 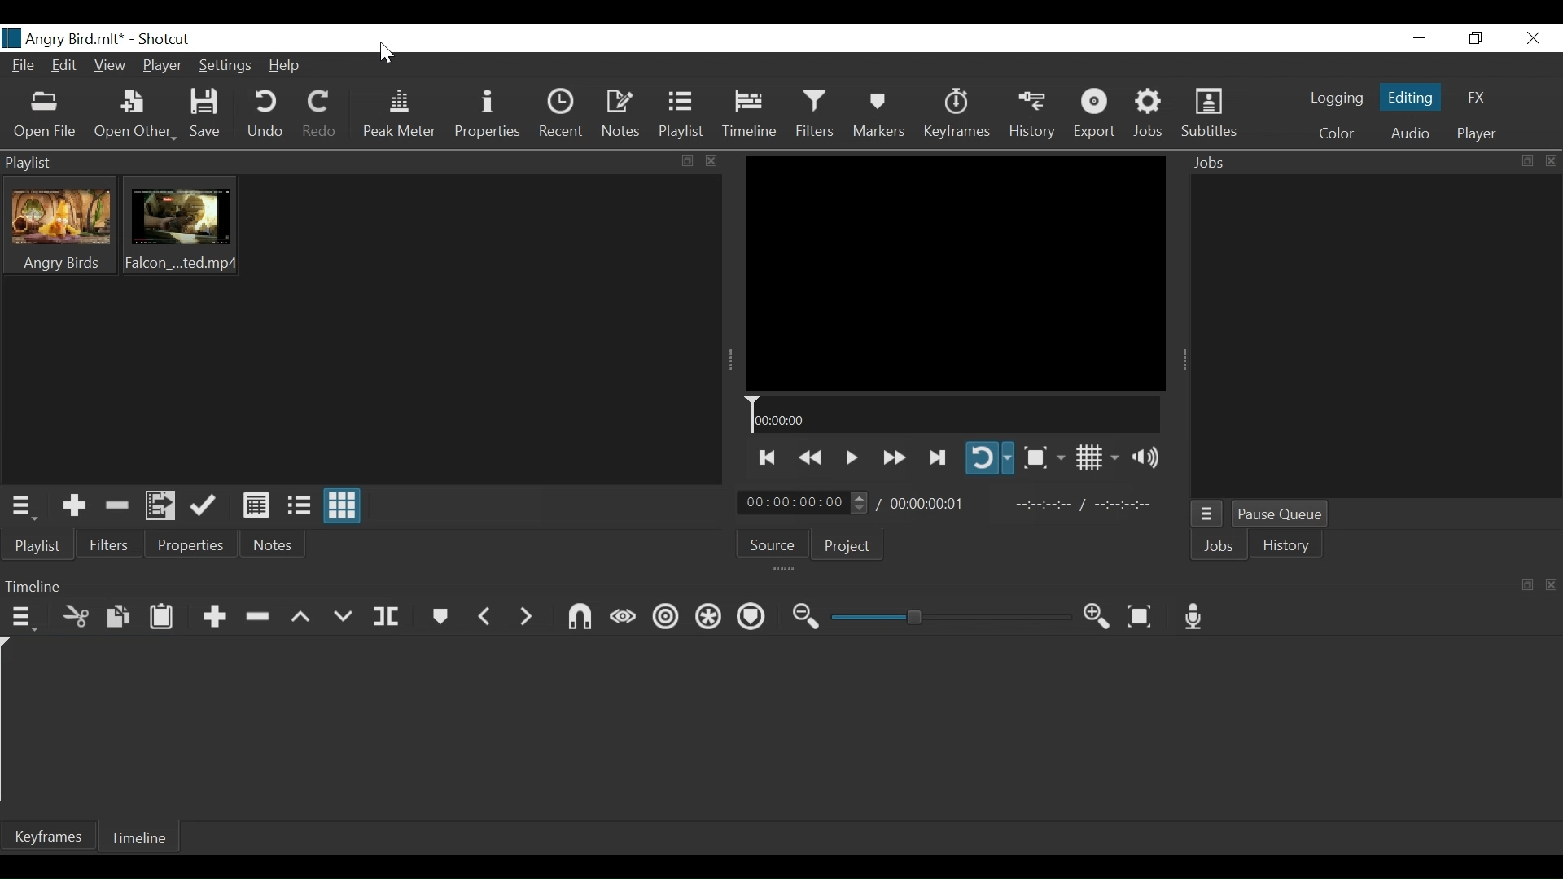 I want to click on Source, so click(x=771, y=541).